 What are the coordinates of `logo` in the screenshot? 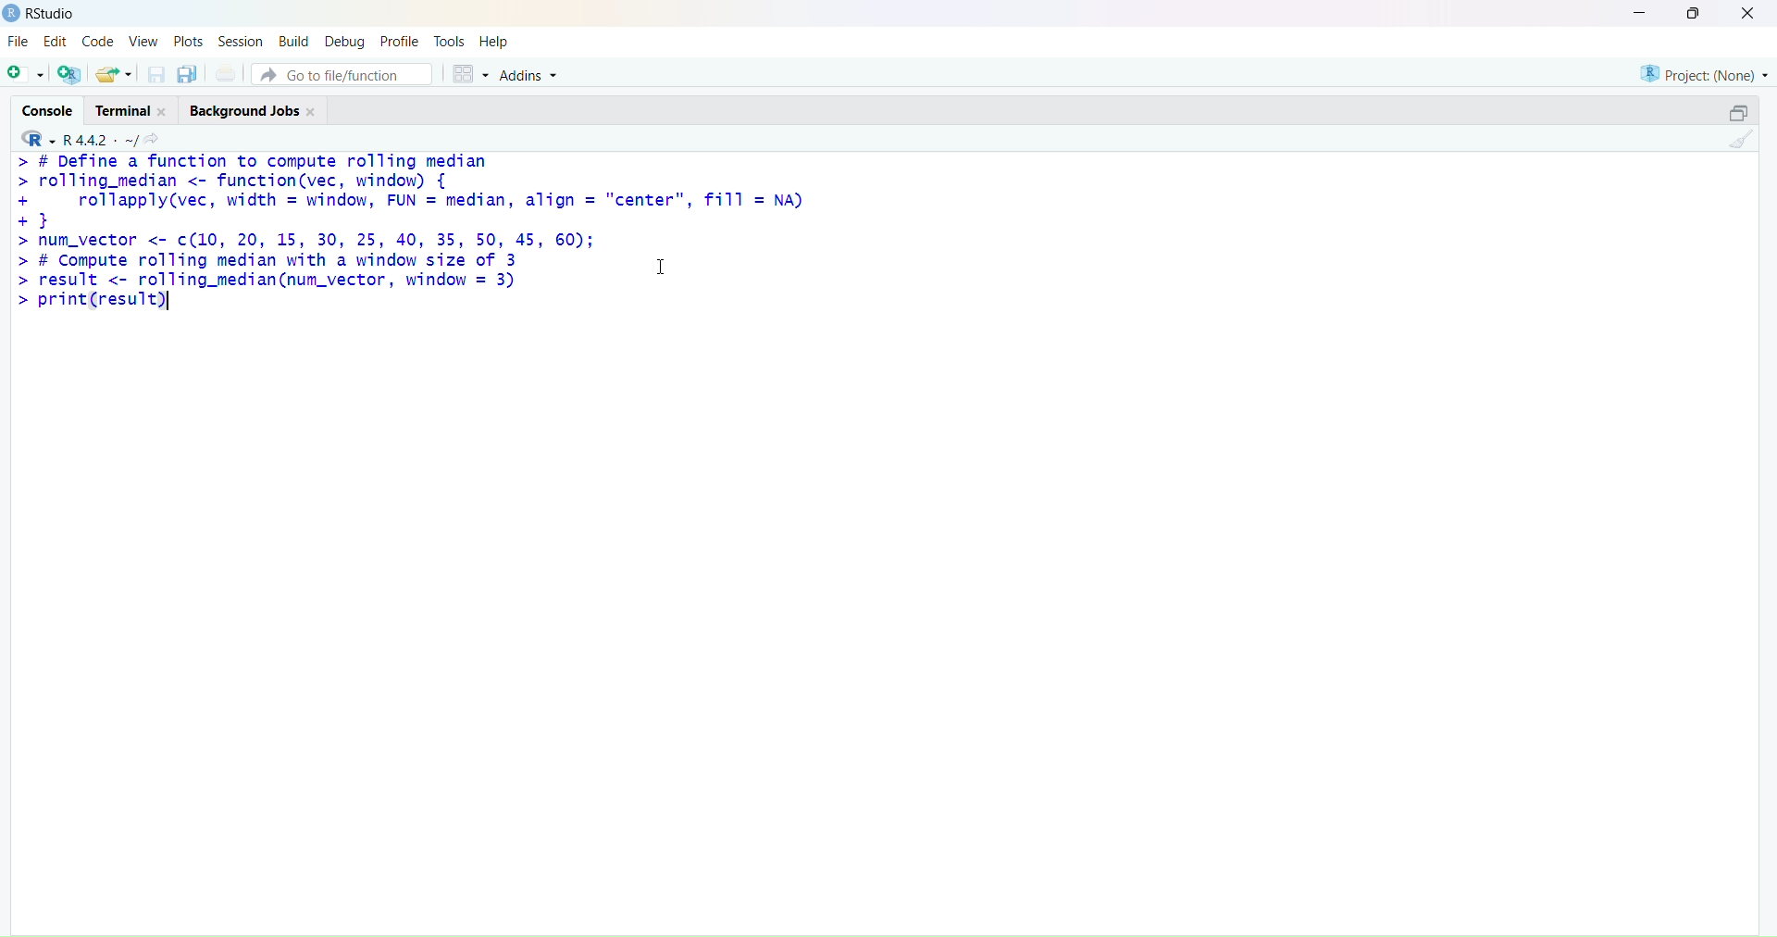 It's located at (13, 13).